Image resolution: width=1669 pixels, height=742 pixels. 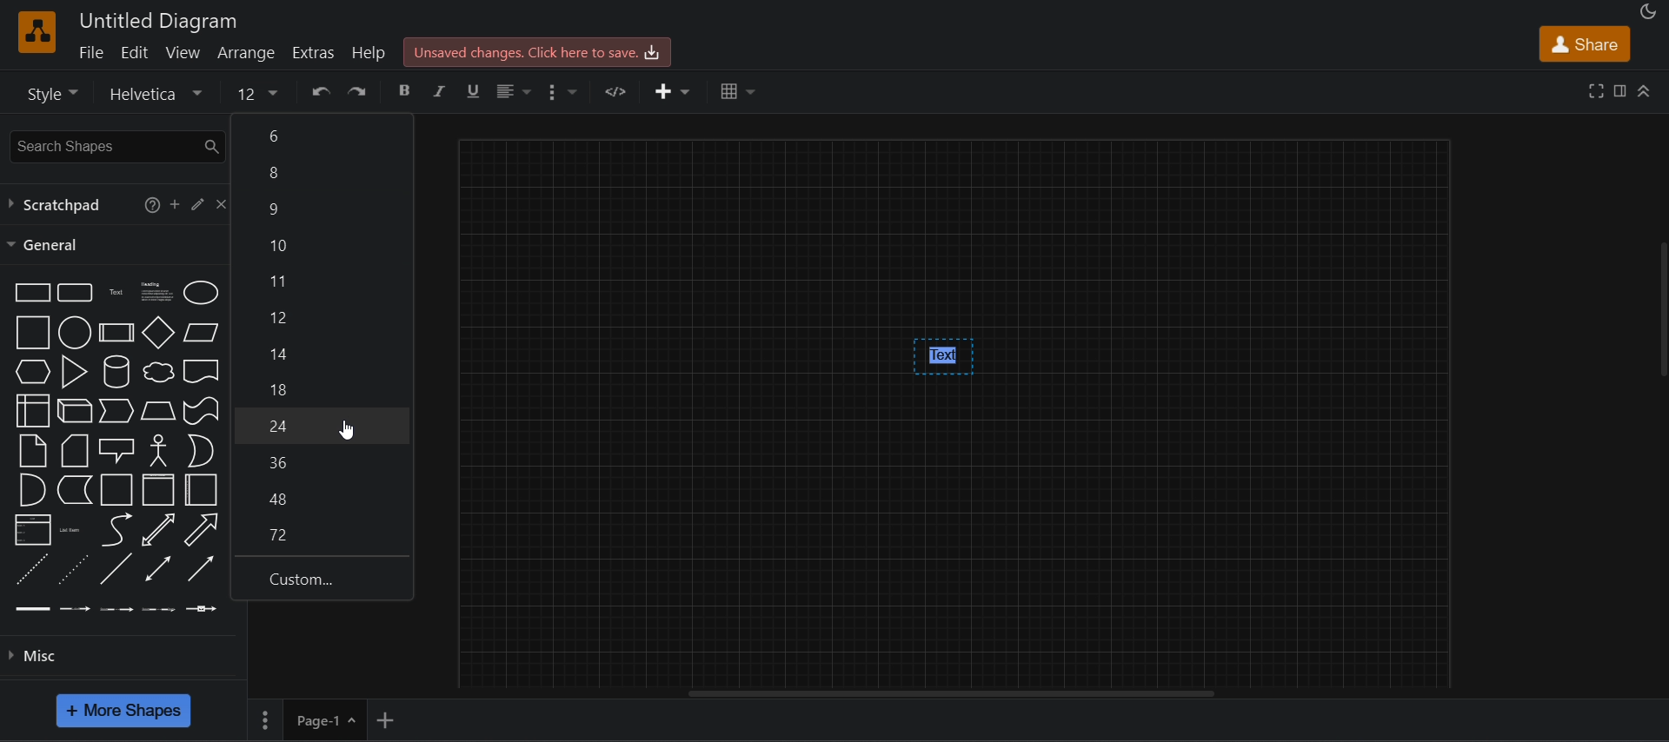 I want to click on Page options, so click(x=350, y=720).